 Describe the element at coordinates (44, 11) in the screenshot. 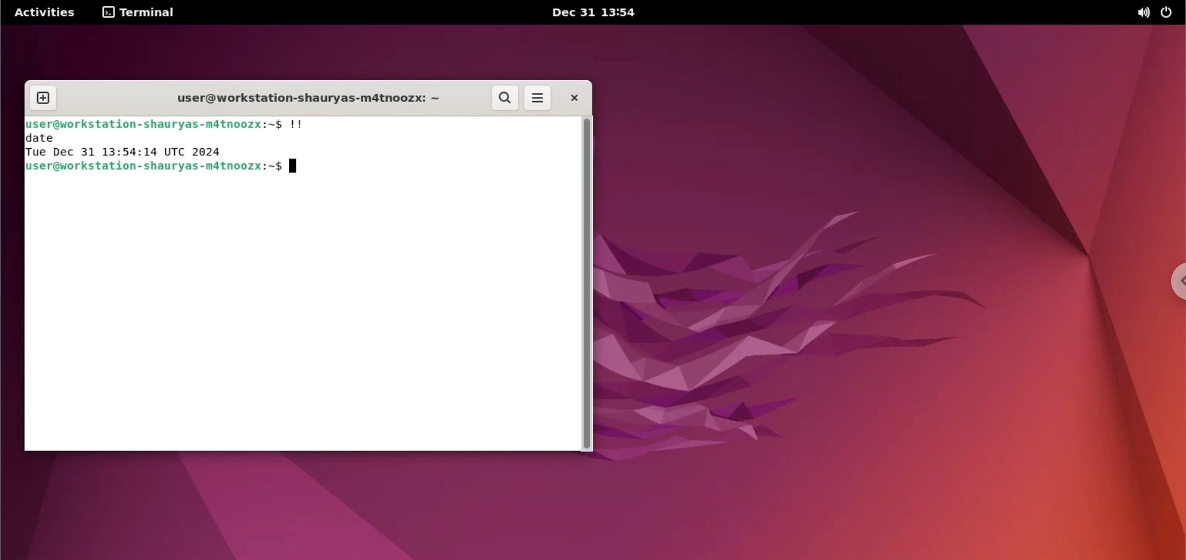

I see `Activities` at that location.